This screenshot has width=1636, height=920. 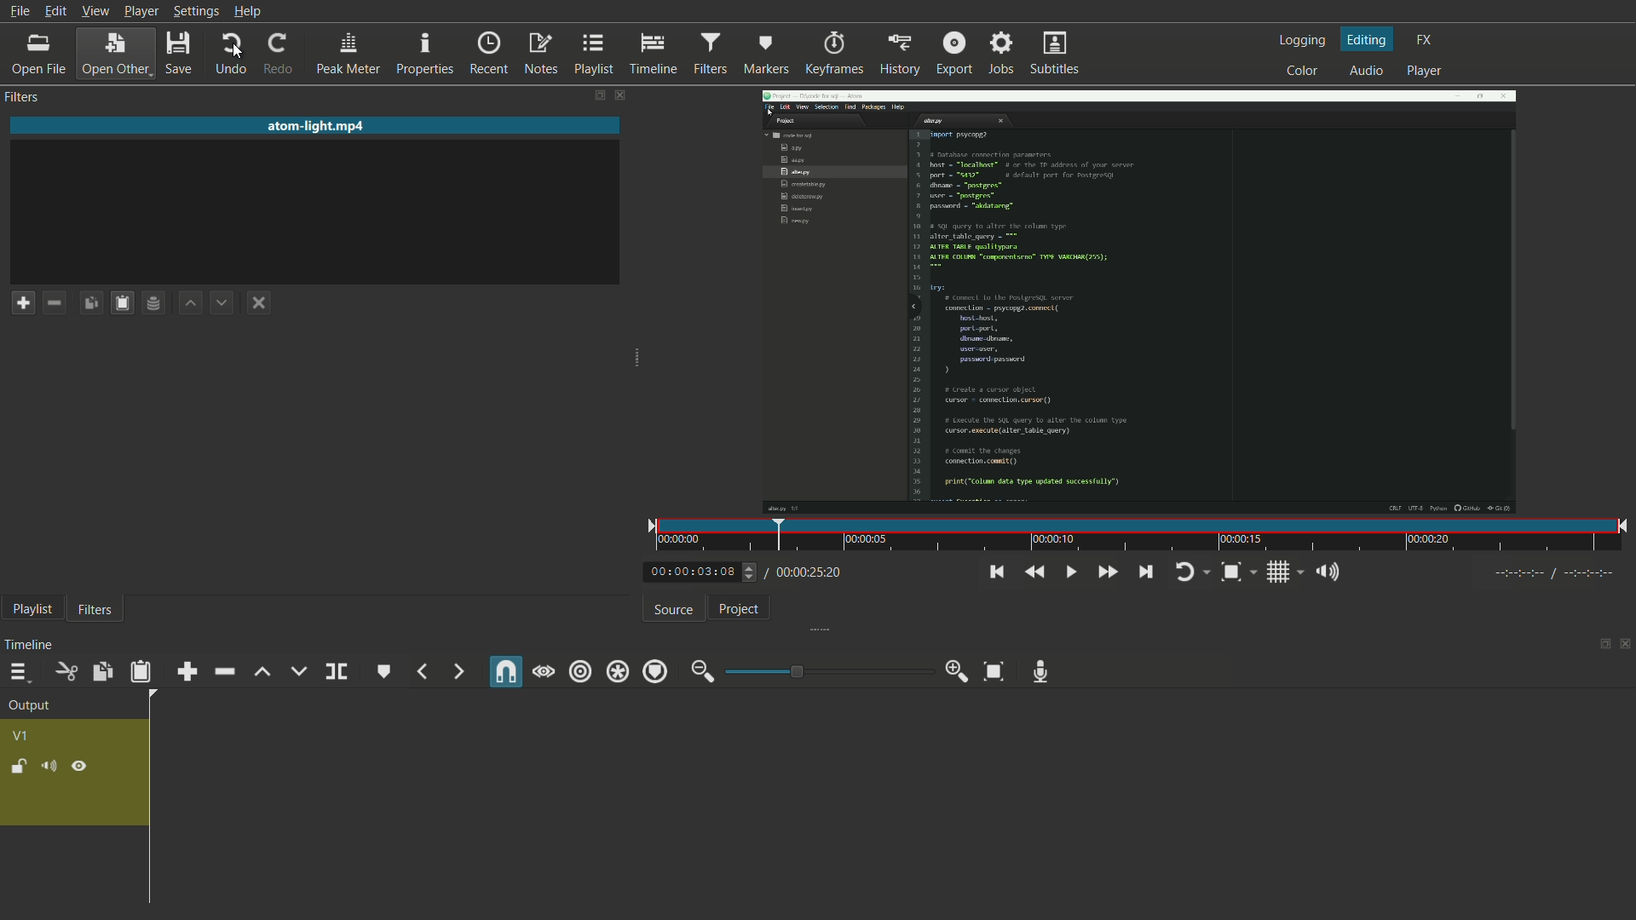 What do you see at coordinates (1428, 42) in the screenshot?
I see `fx` at bounding box center [1428, 42].